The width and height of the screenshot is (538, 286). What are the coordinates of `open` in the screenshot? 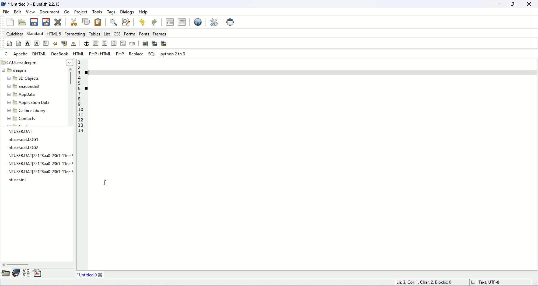 It's located at (23, 23).